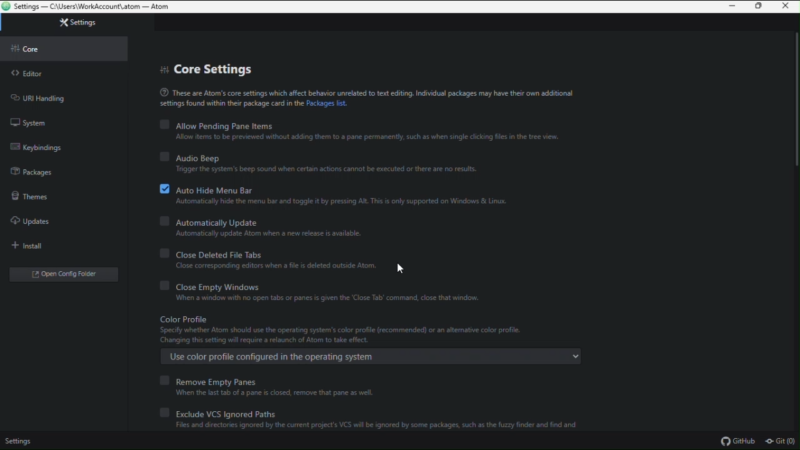  What do you see at coordinates (86, 7) in the screenshot?
I see `Settings — C:\Users\WorkAccount\.atom — Atom` at bounding box center [86, 7].